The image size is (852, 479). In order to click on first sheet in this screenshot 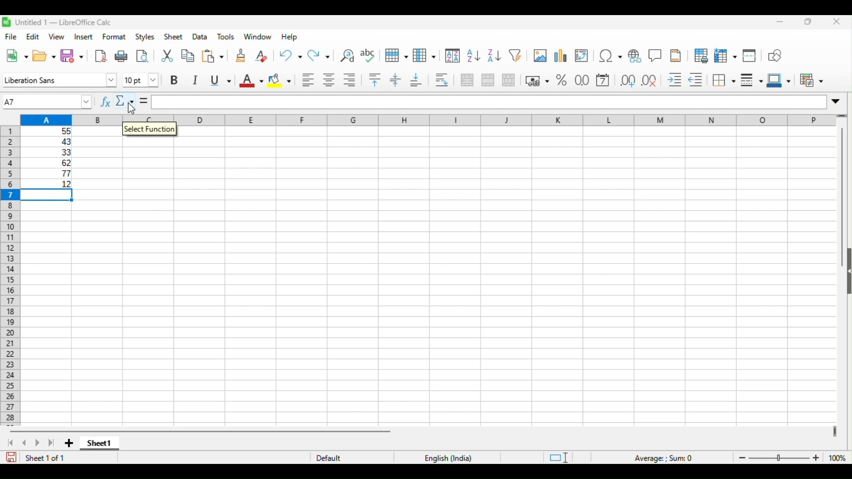, I will do `click(10, 443)`.